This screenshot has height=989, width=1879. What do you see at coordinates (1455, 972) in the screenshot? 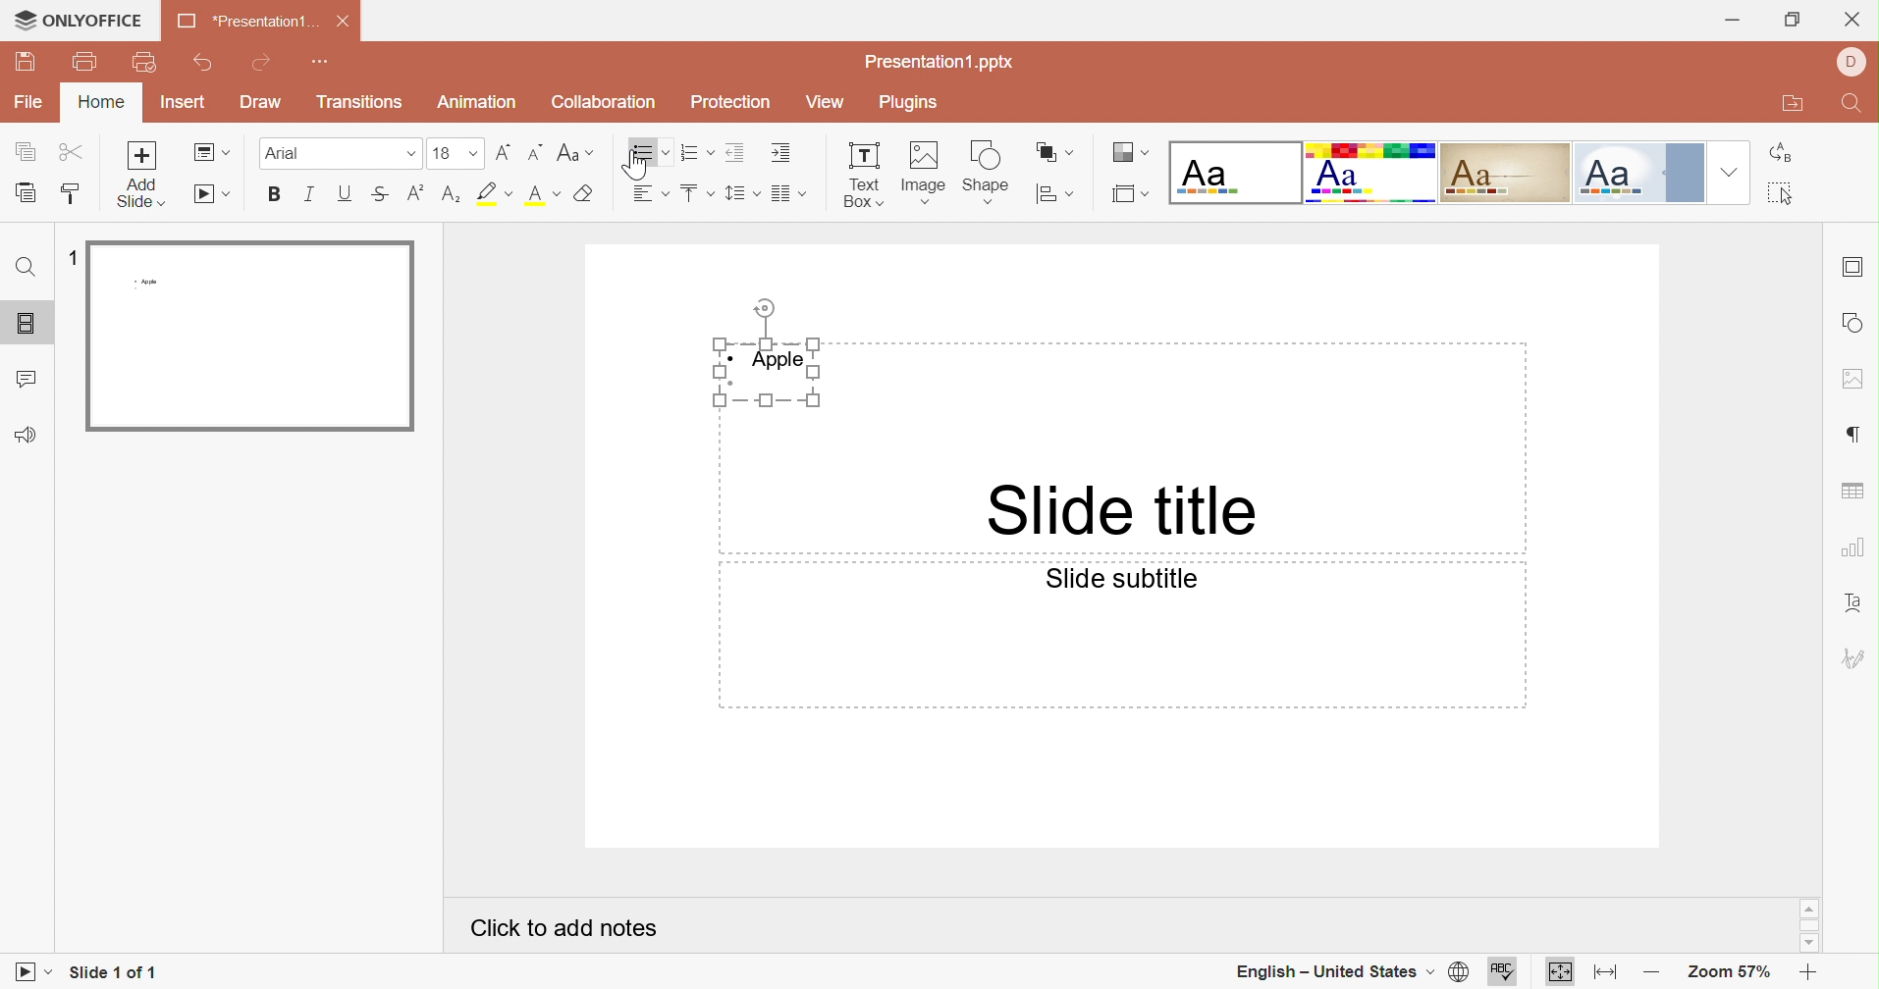
I see `set document language` at bounding box center [1455, 972].